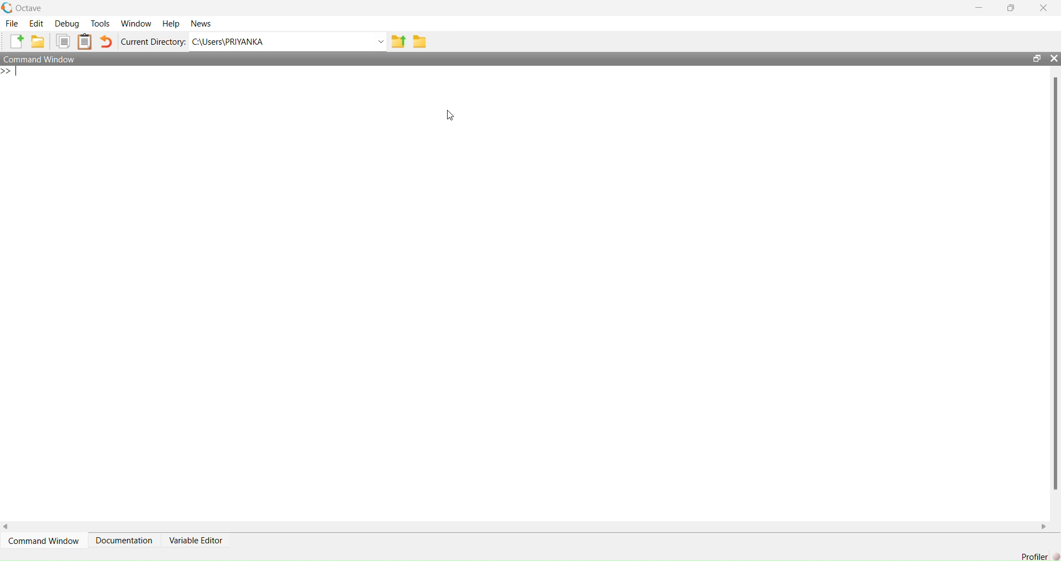 The image size is (1061, 561). What do you see at coordinates (1053, 58) in the screenshot?
I see `close` at bounding box center [1053, 58].